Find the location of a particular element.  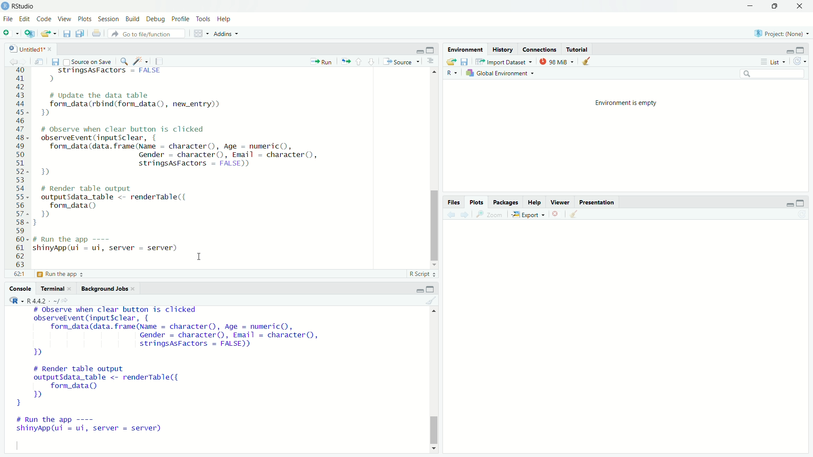

move down is located at coordinates (434, 264).